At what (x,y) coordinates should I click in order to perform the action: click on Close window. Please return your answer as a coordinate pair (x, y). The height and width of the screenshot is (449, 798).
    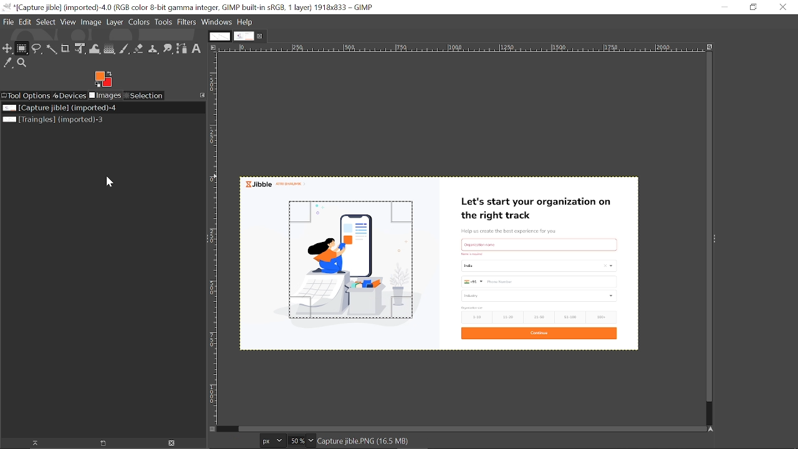
    Looking at the image, I should click on (784, 7).